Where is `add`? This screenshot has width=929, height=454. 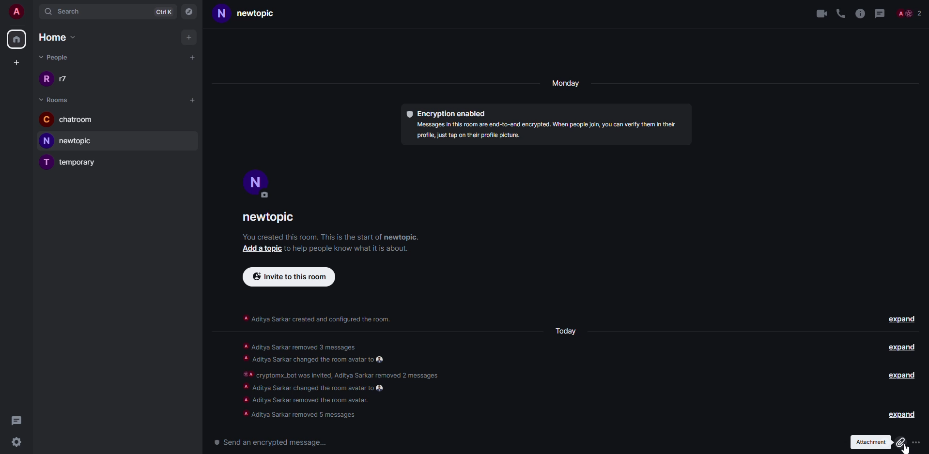
add is located at coordinates (191, 99).